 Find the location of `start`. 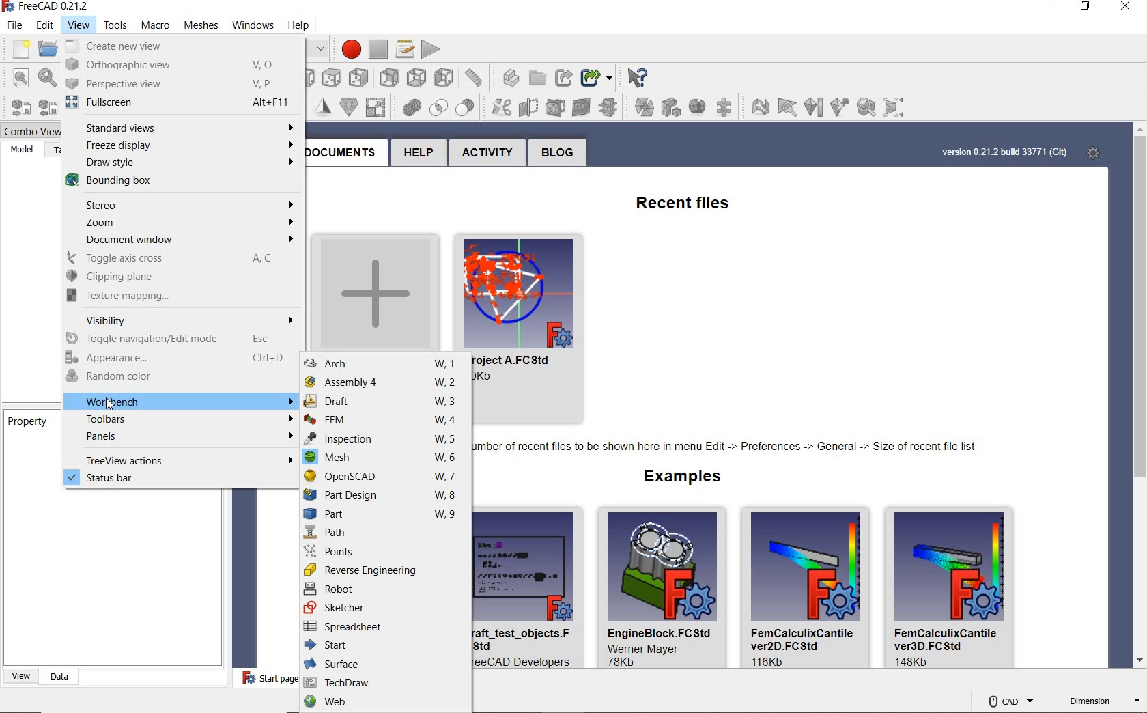

start is located at coordinates (385, 646).